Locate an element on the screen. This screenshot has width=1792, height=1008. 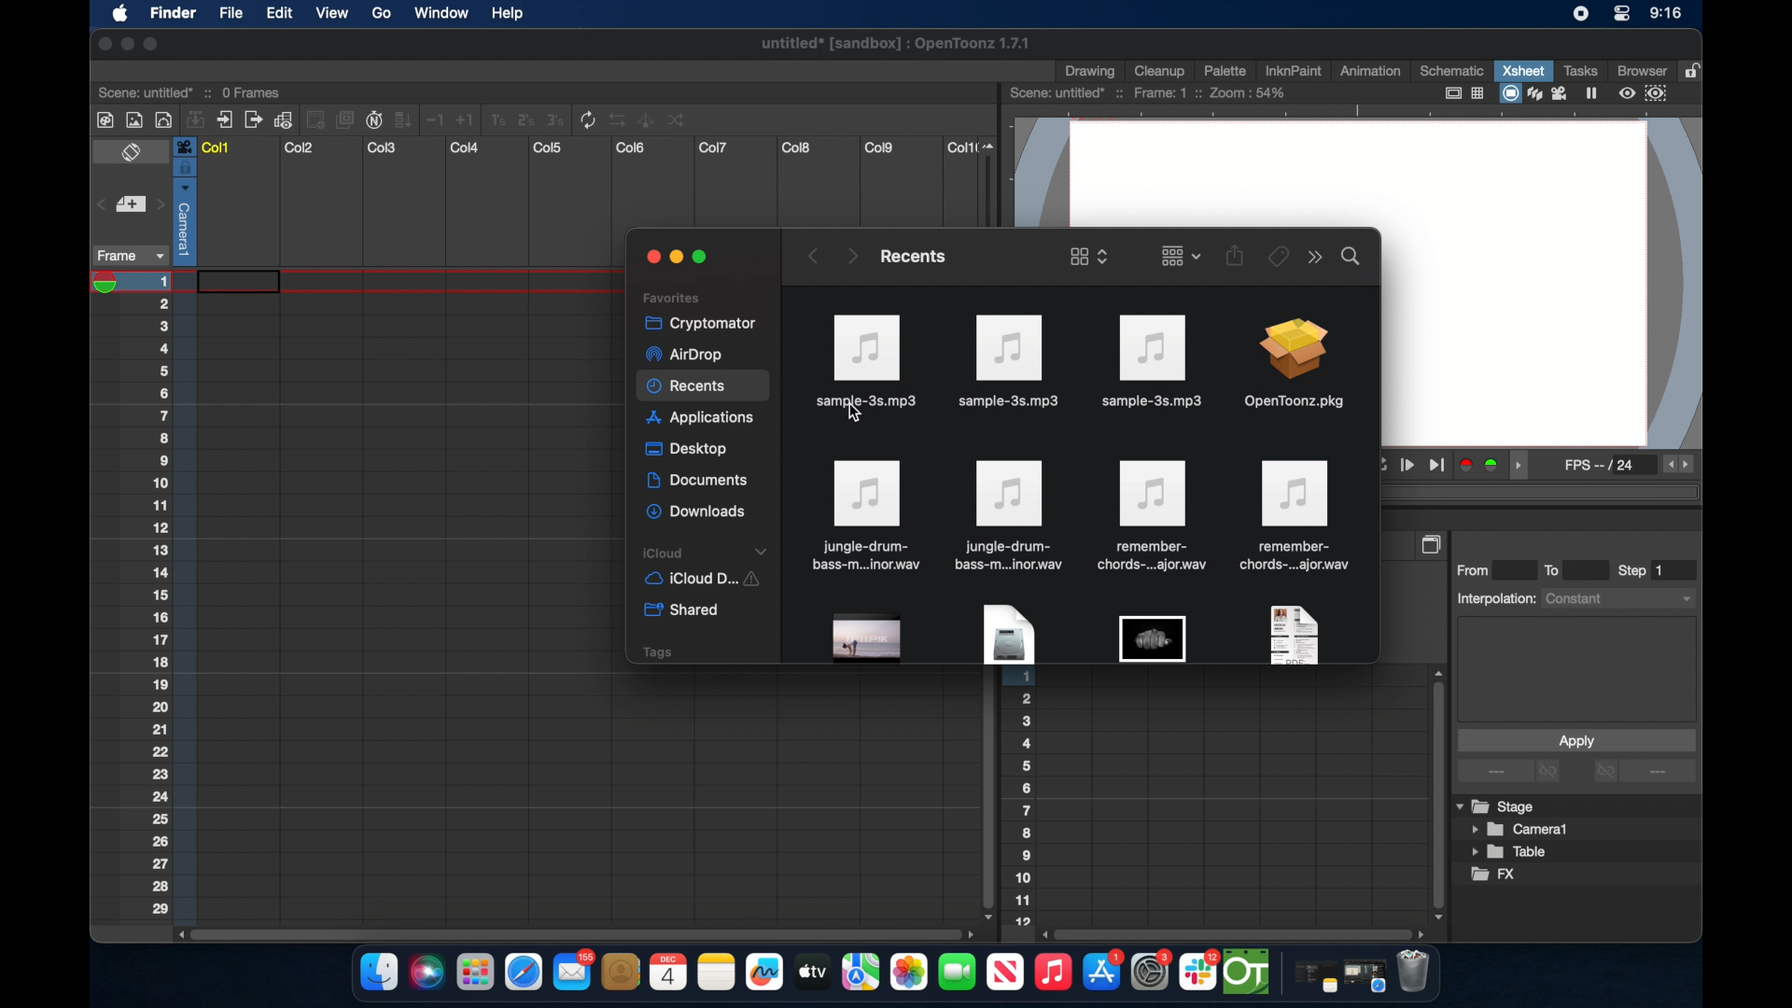
mp3 icon is located at coordinates (866, 355).